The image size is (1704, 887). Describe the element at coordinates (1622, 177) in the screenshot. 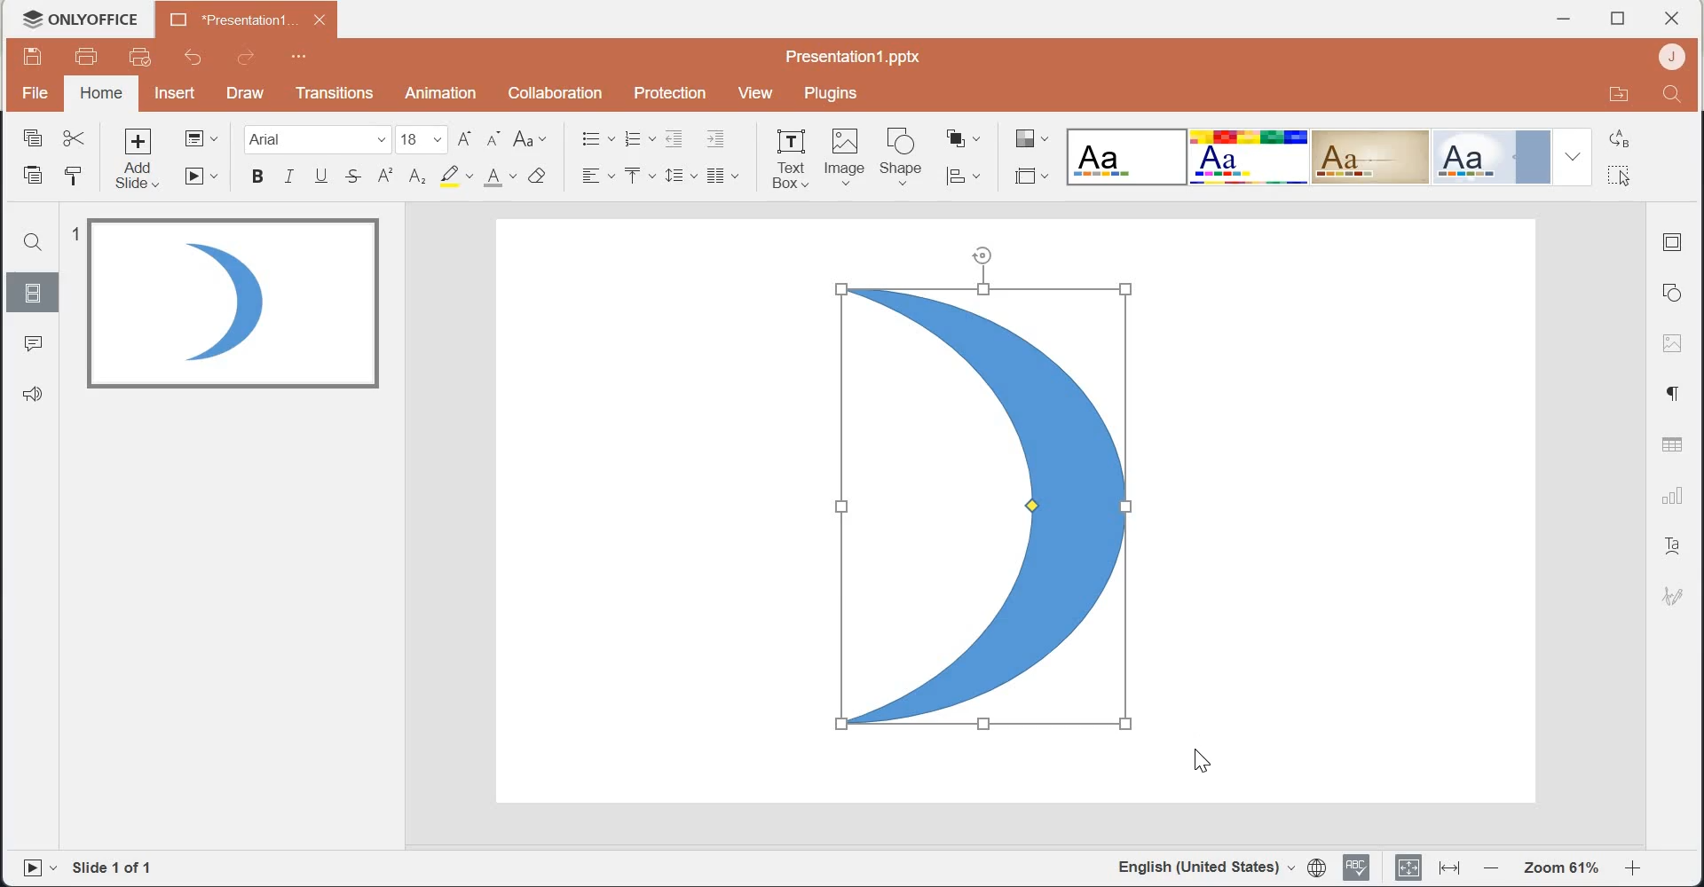

I see `cursor` at that location.